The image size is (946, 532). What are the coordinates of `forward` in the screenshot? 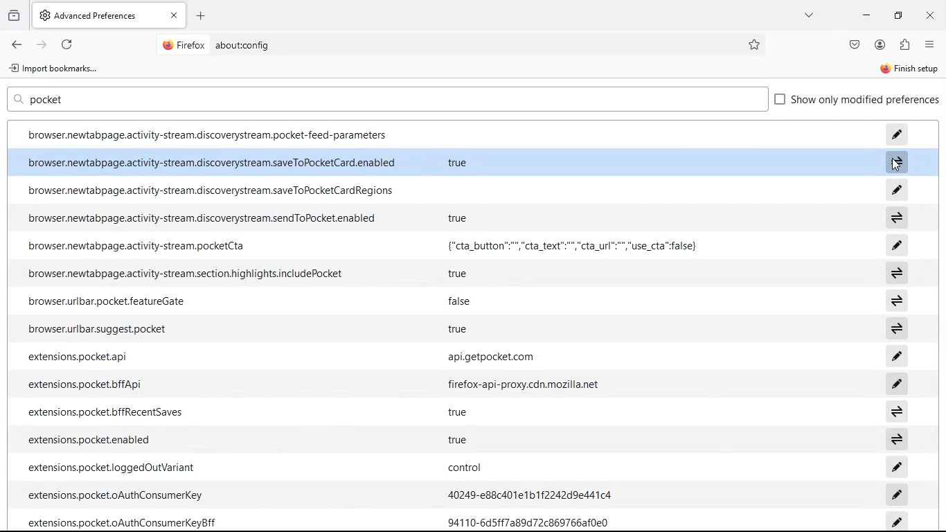 It's located at (43, 44).